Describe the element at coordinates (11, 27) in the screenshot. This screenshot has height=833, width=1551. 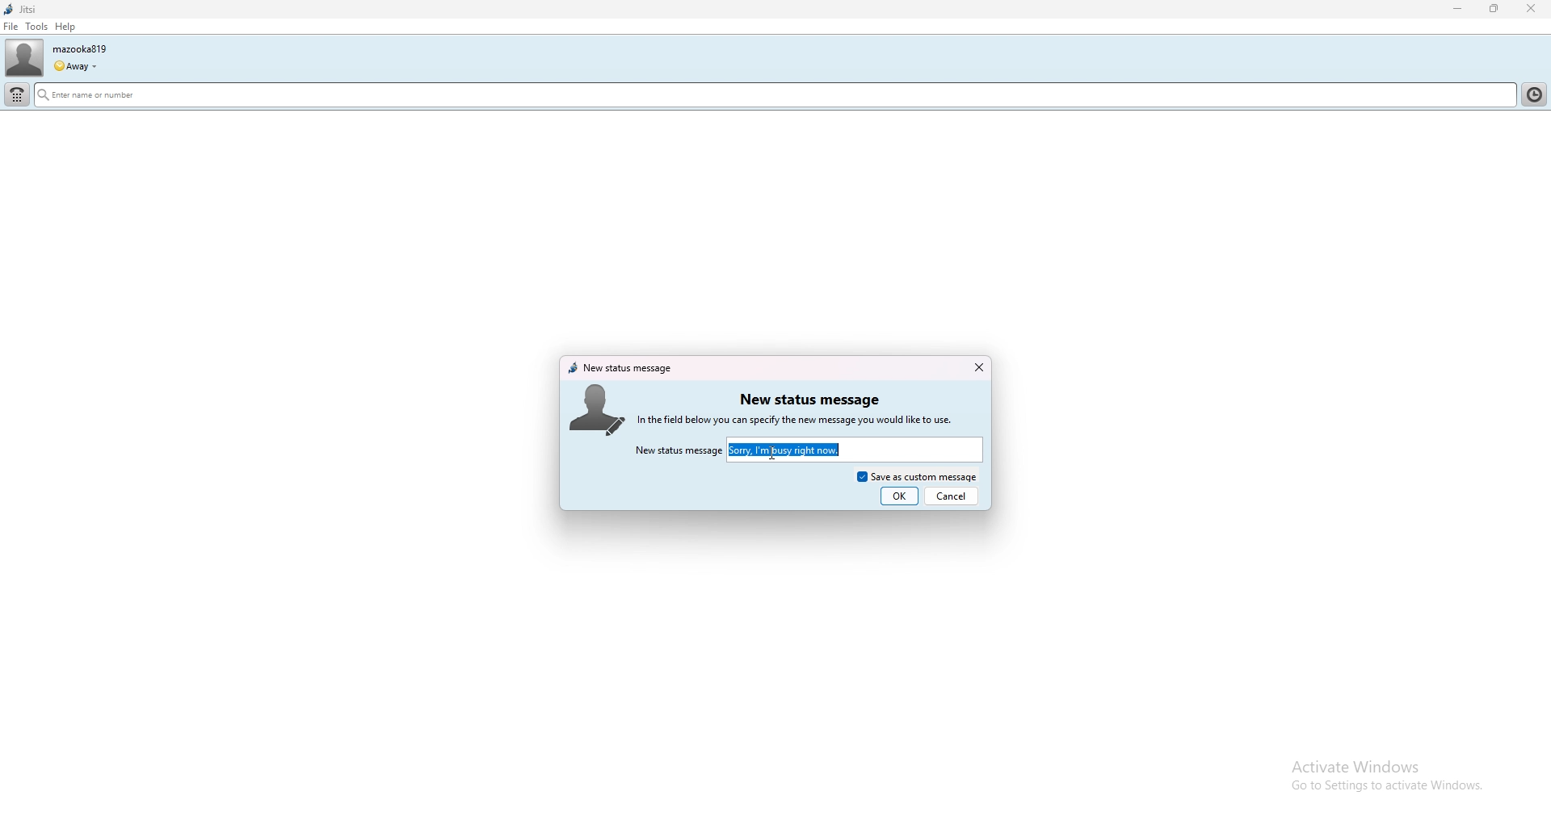
I see `file` at that location.